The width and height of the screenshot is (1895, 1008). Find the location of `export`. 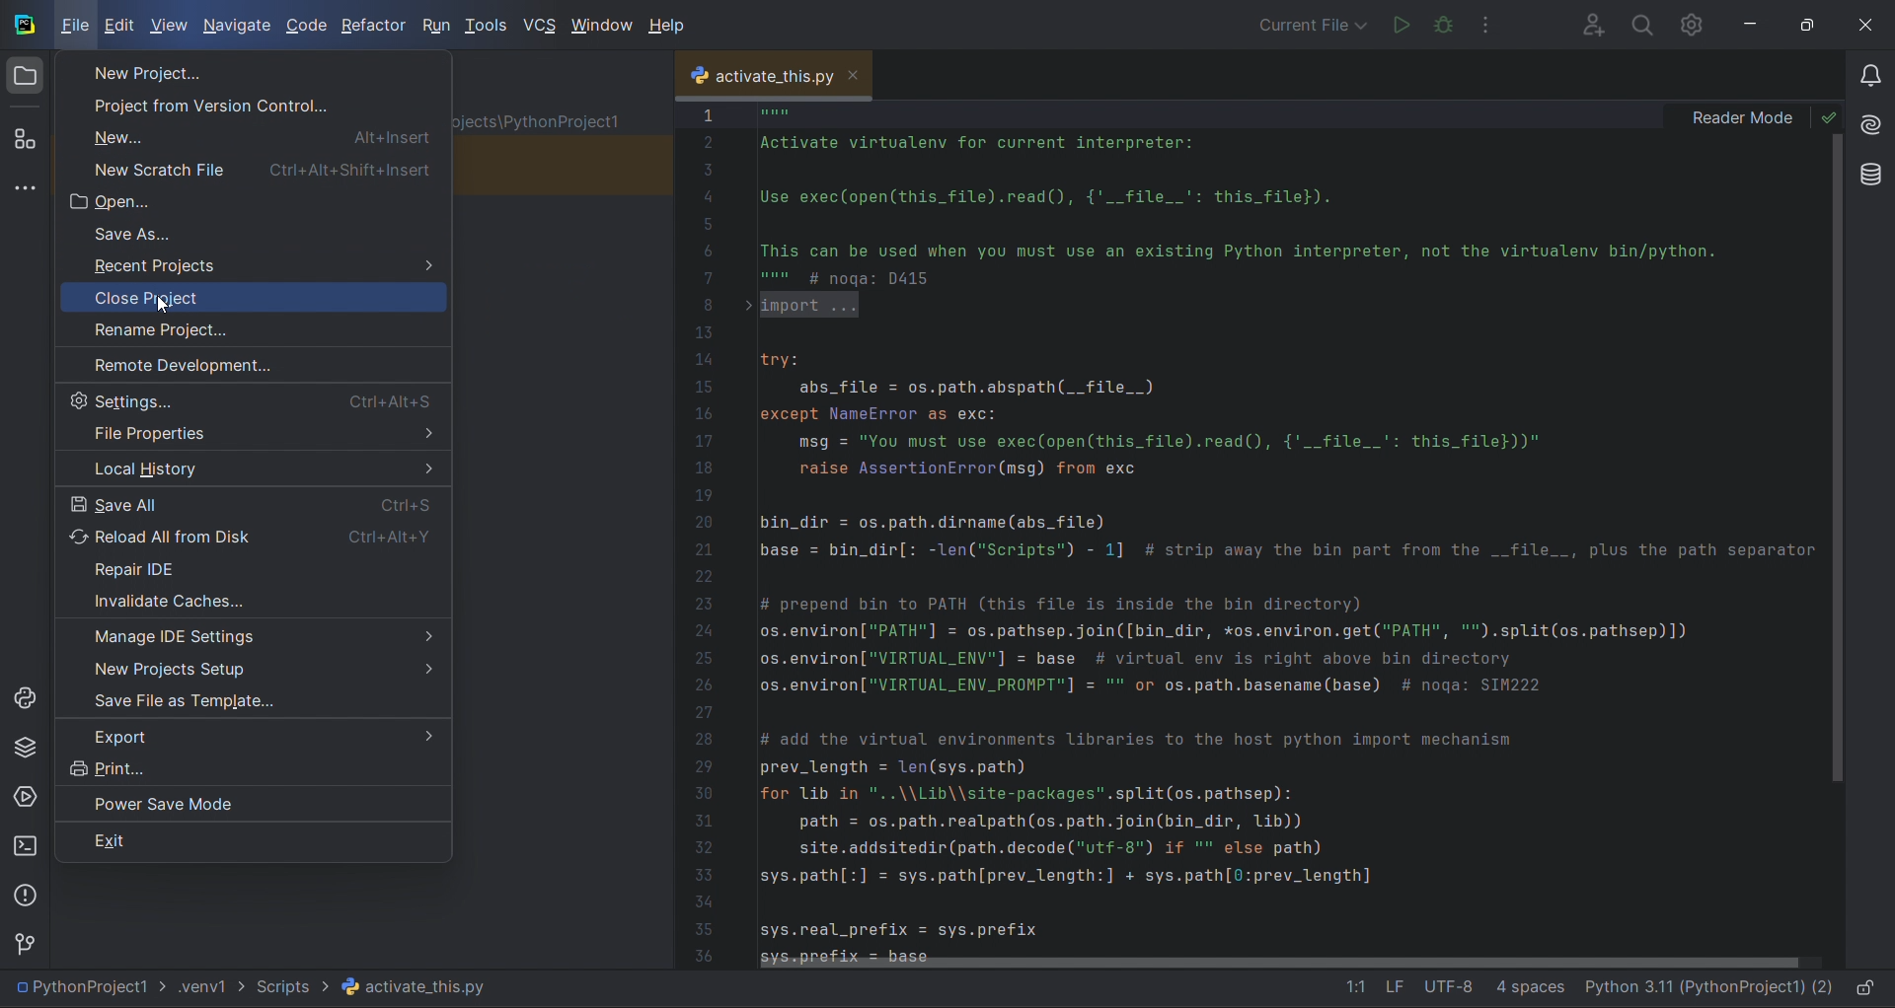

export is located at coordinates (248, 733).